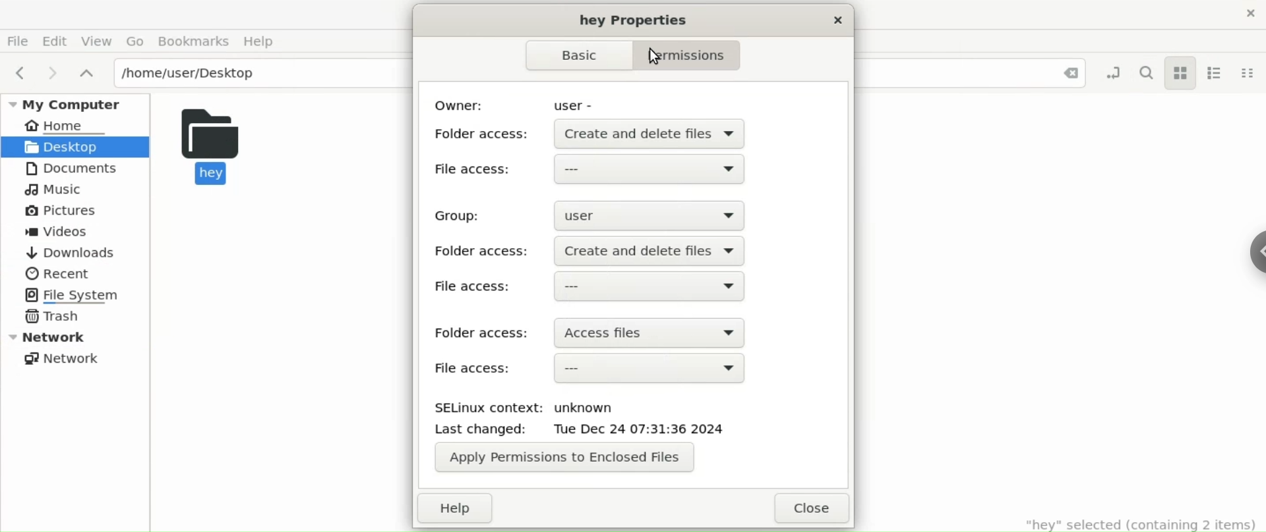 This screenshot has height=532, width=1266. I want to click on user, so click(573, 101).